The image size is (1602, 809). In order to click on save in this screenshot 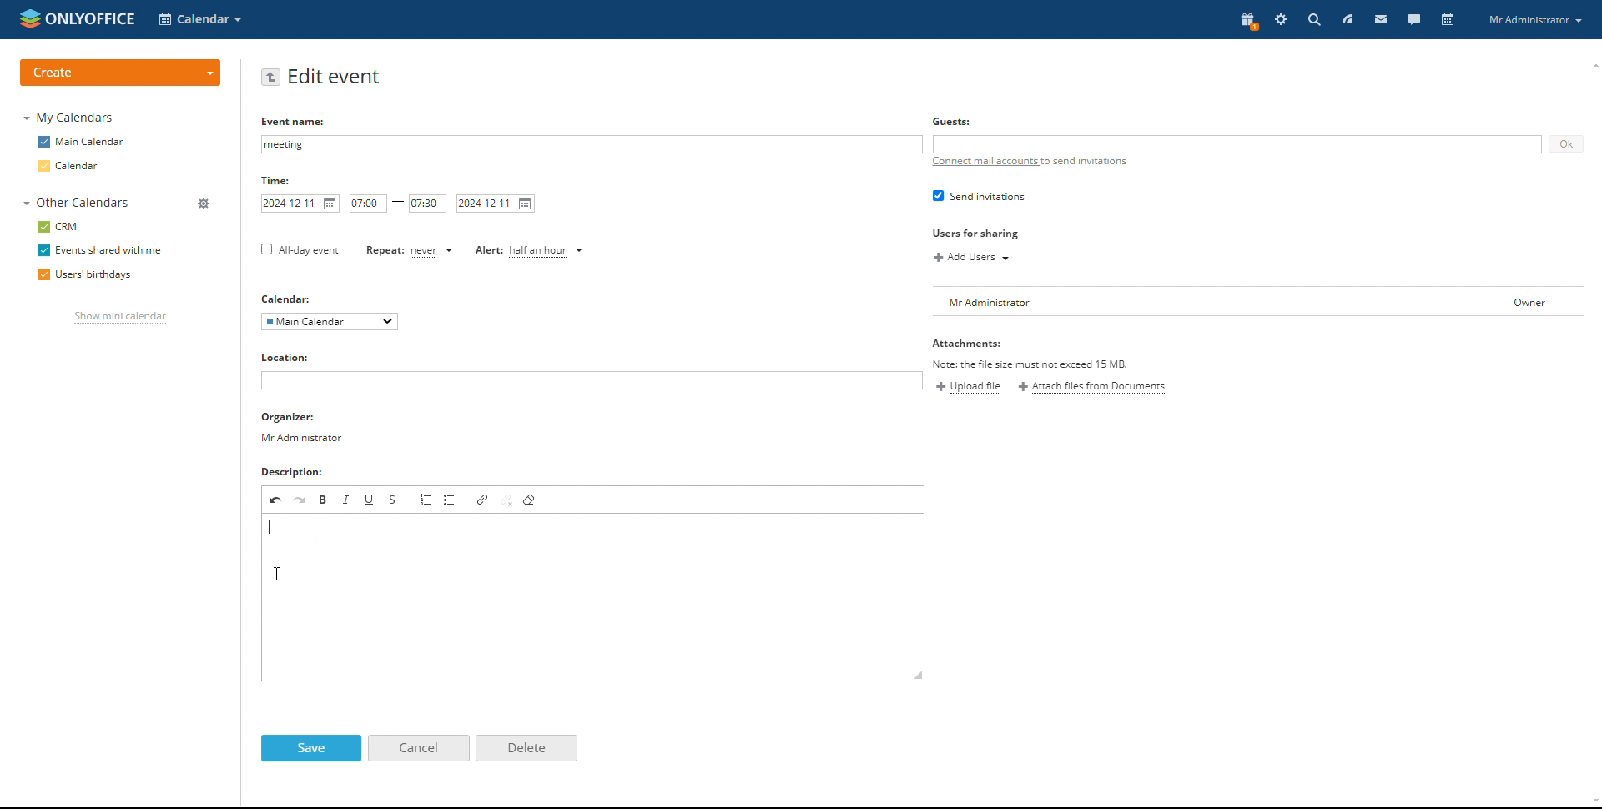, I will do `click(310, 749)`.